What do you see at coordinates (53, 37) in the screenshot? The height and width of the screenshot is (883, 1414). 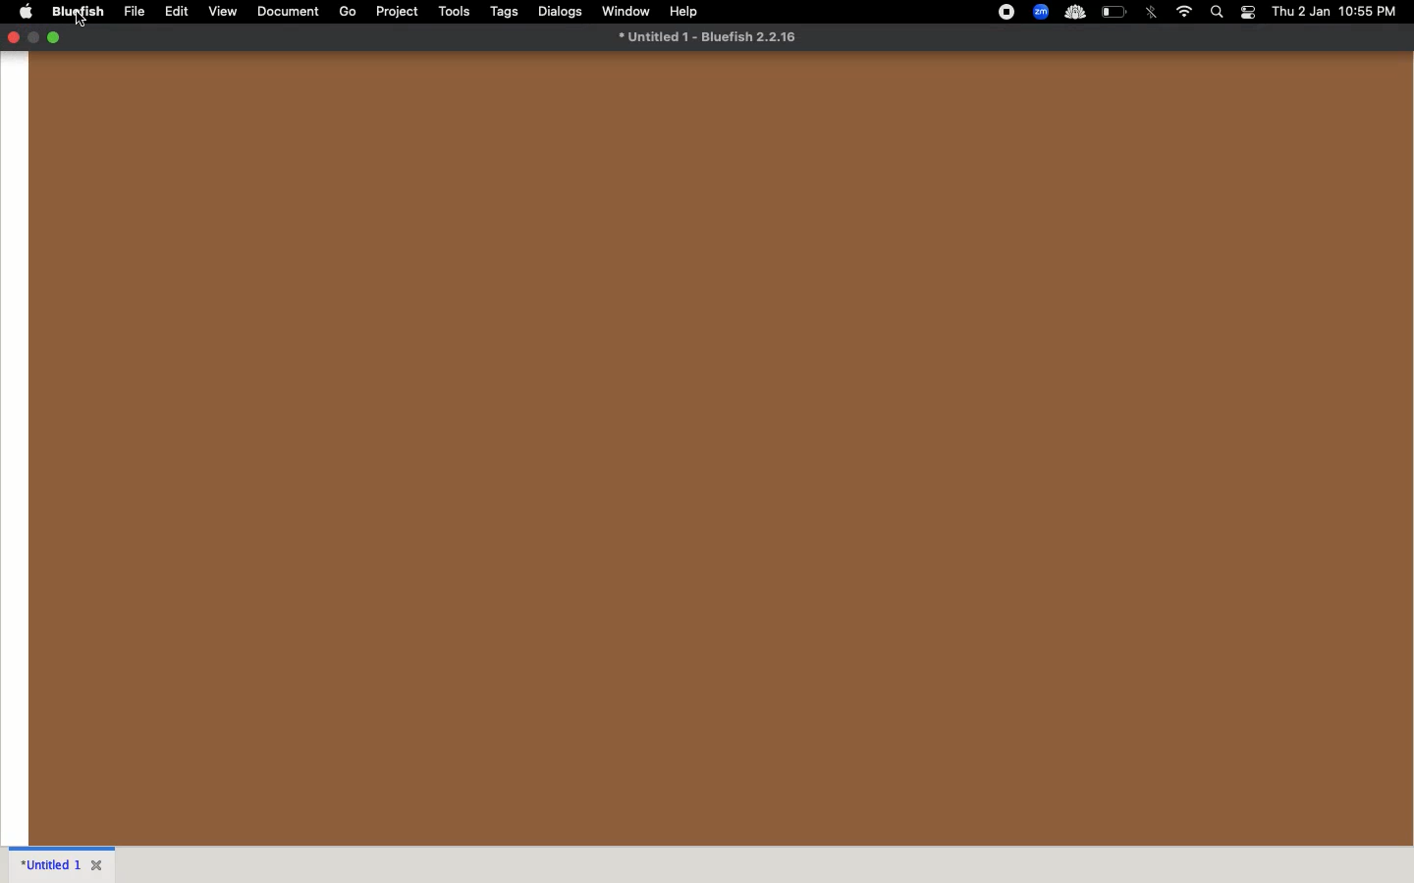 I see `maximize` at bounding box center [53, 37].